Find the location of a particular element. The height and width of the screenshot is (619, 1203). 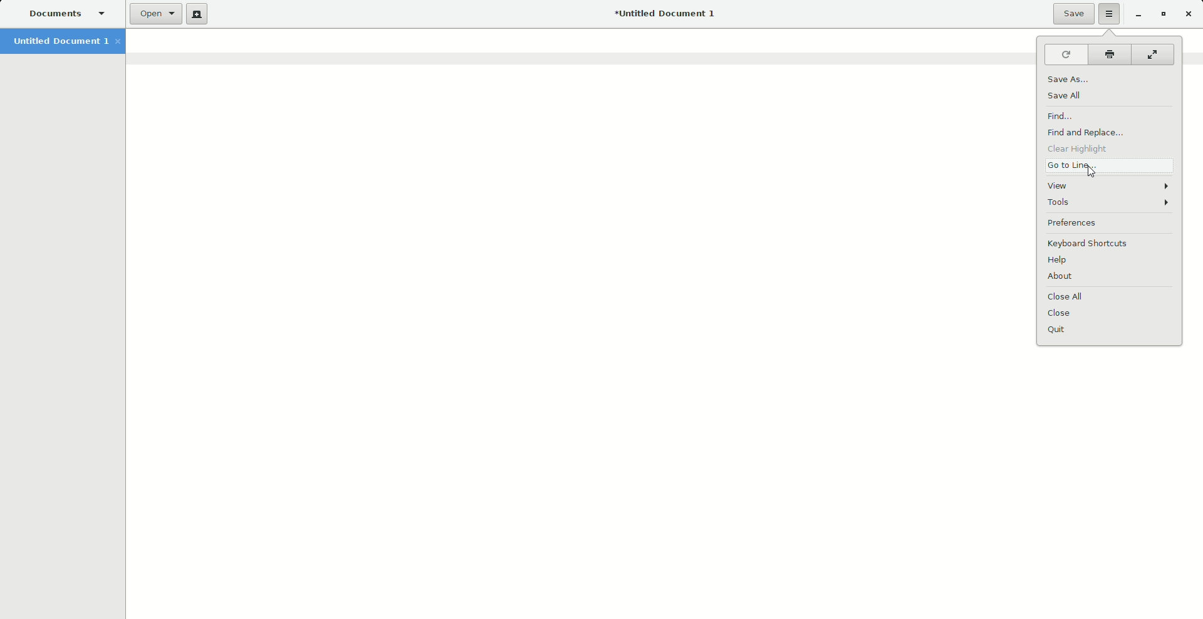

Clear Highlight is located at coordinates (1081, 149).